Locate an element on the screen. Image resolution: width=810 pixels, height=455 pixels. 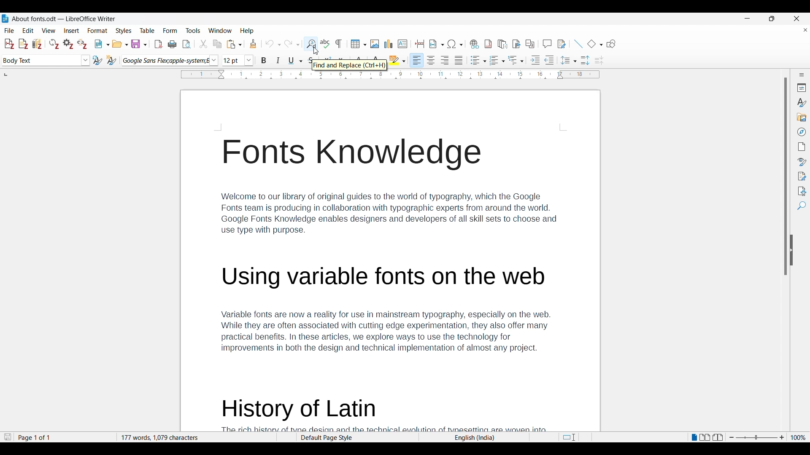
Description of current selection is located at coordinates (350, 65).